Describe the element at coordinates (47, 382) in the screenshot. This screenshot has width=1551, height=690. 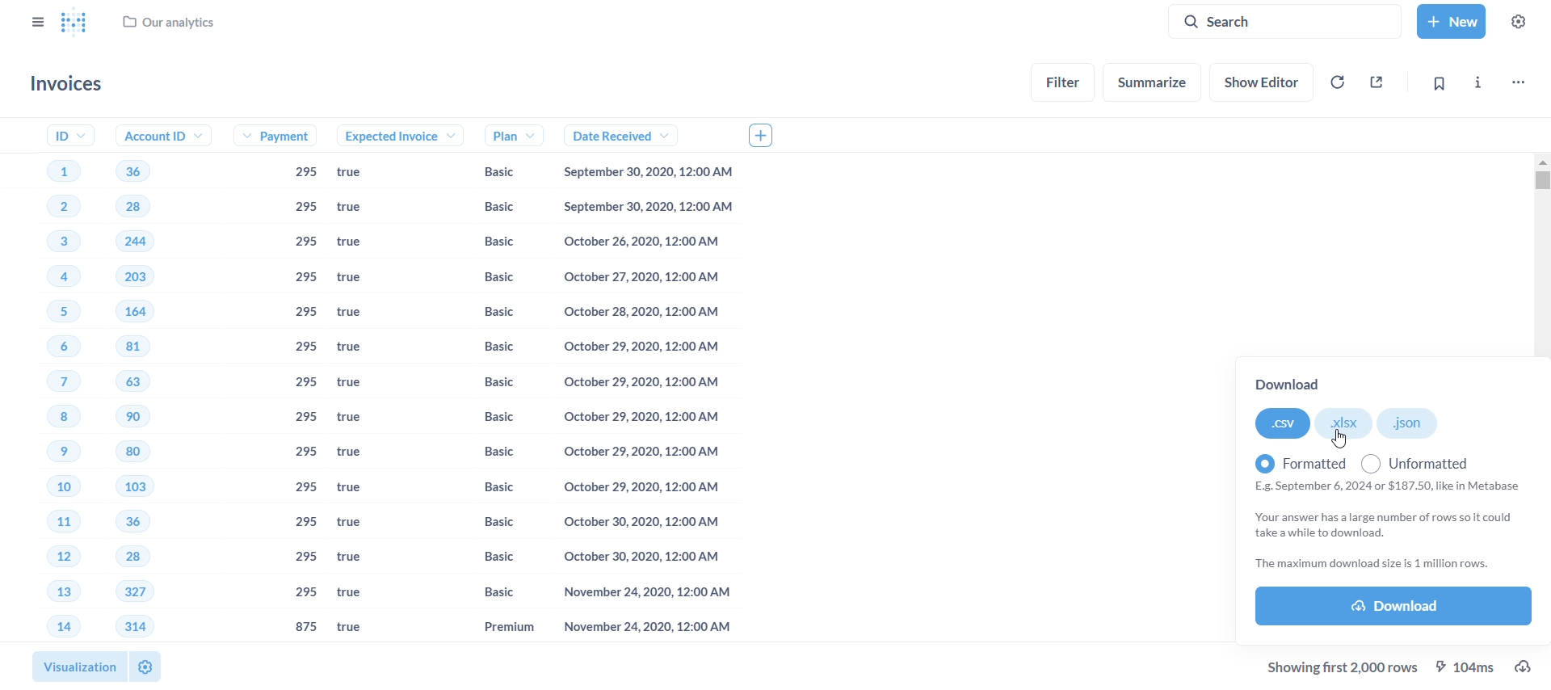
I see `7` at that location.